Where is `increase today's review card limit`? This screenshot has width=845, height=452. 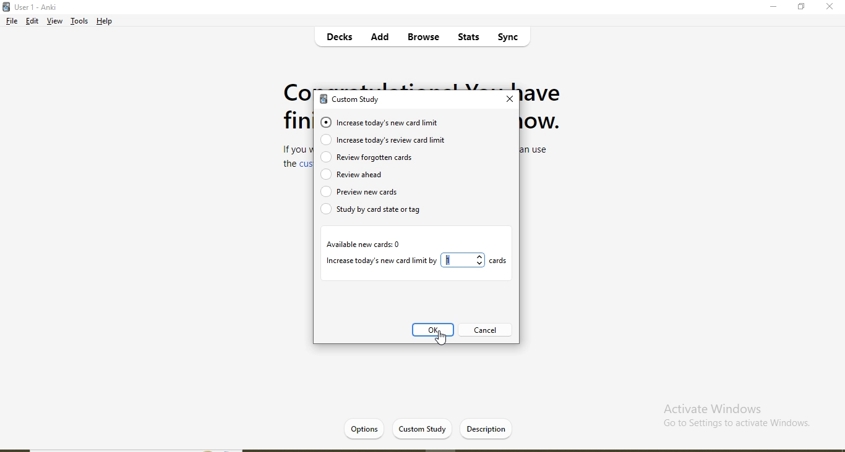 increase today's review card limit is located at coordinates (394, 141).